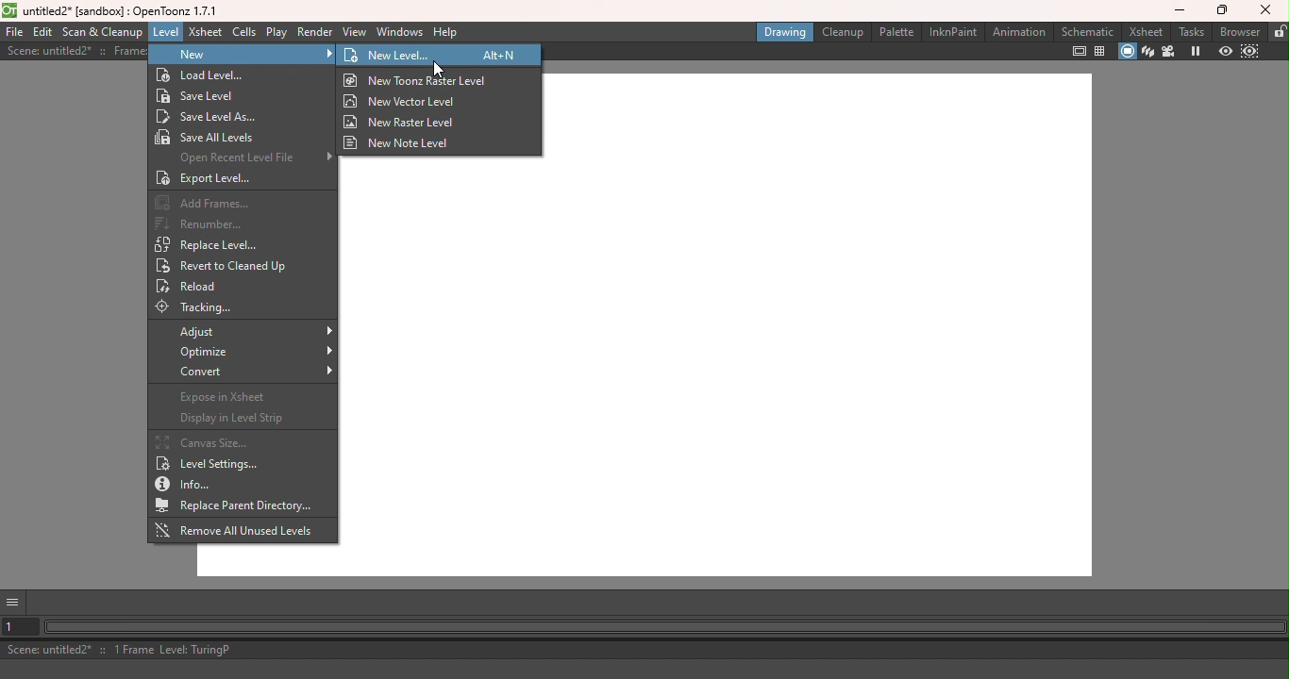  I want to click on New toonz raster, so click(420, 81).